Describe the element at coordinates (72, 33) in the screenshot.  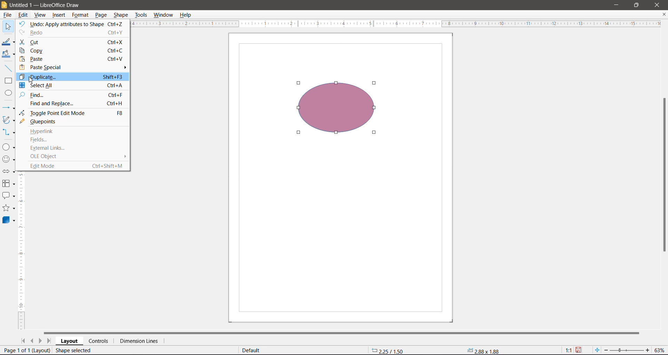
I see `Redo` at that location.